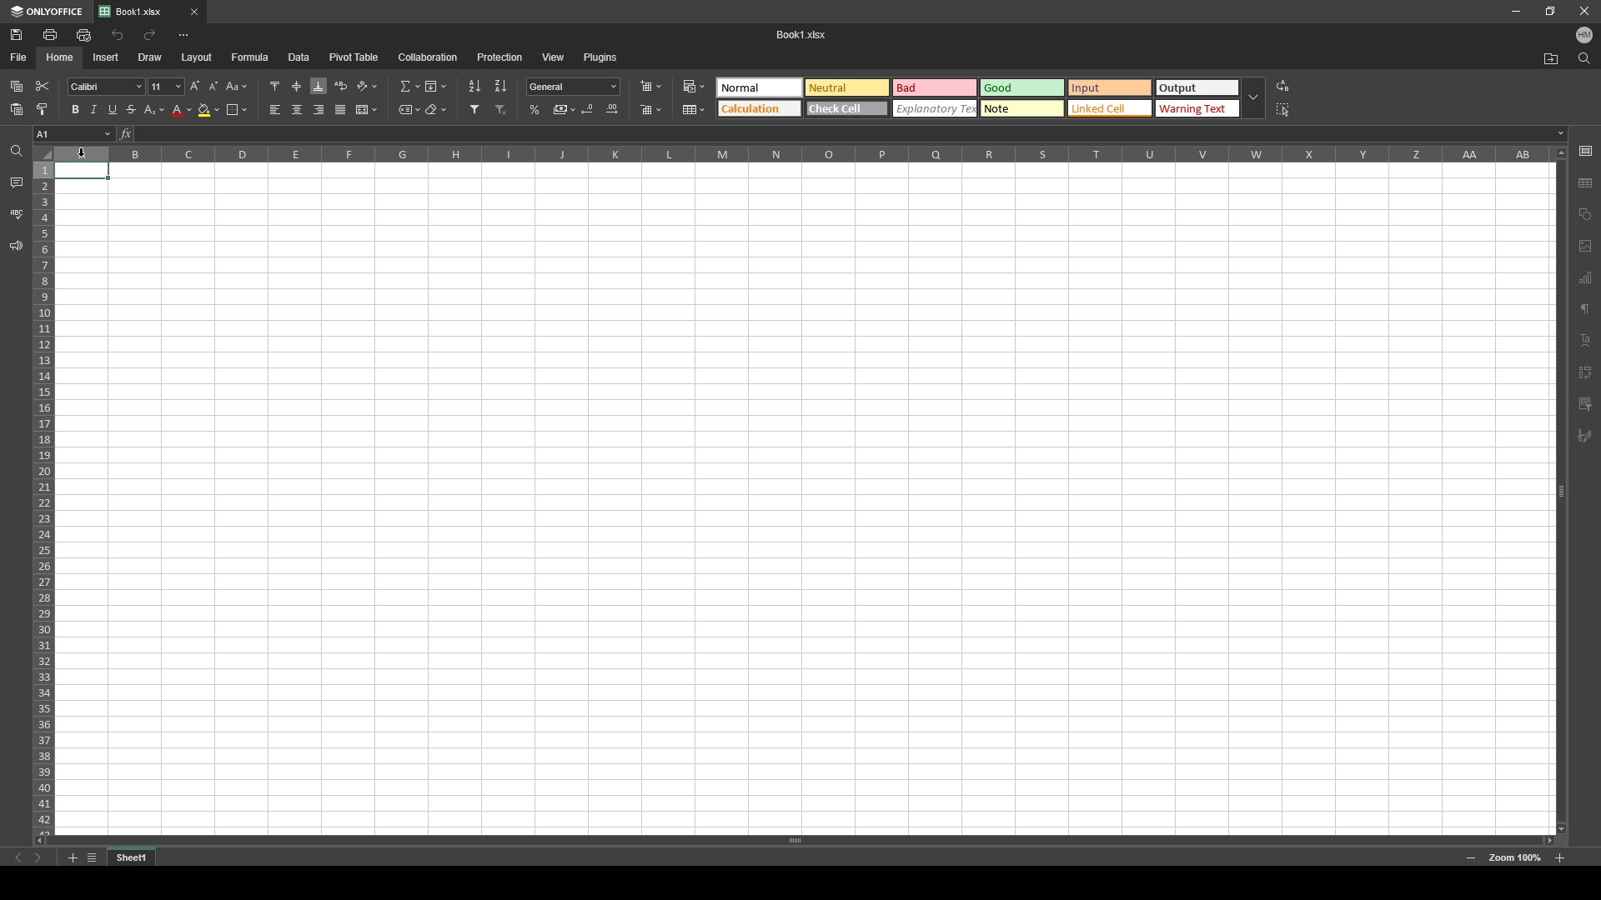 Image resolution: width=1601 pixels, height=900 pixels. Describe the element at coordinates (428, 57) in the screenshot. I see `collaboration` at that location.